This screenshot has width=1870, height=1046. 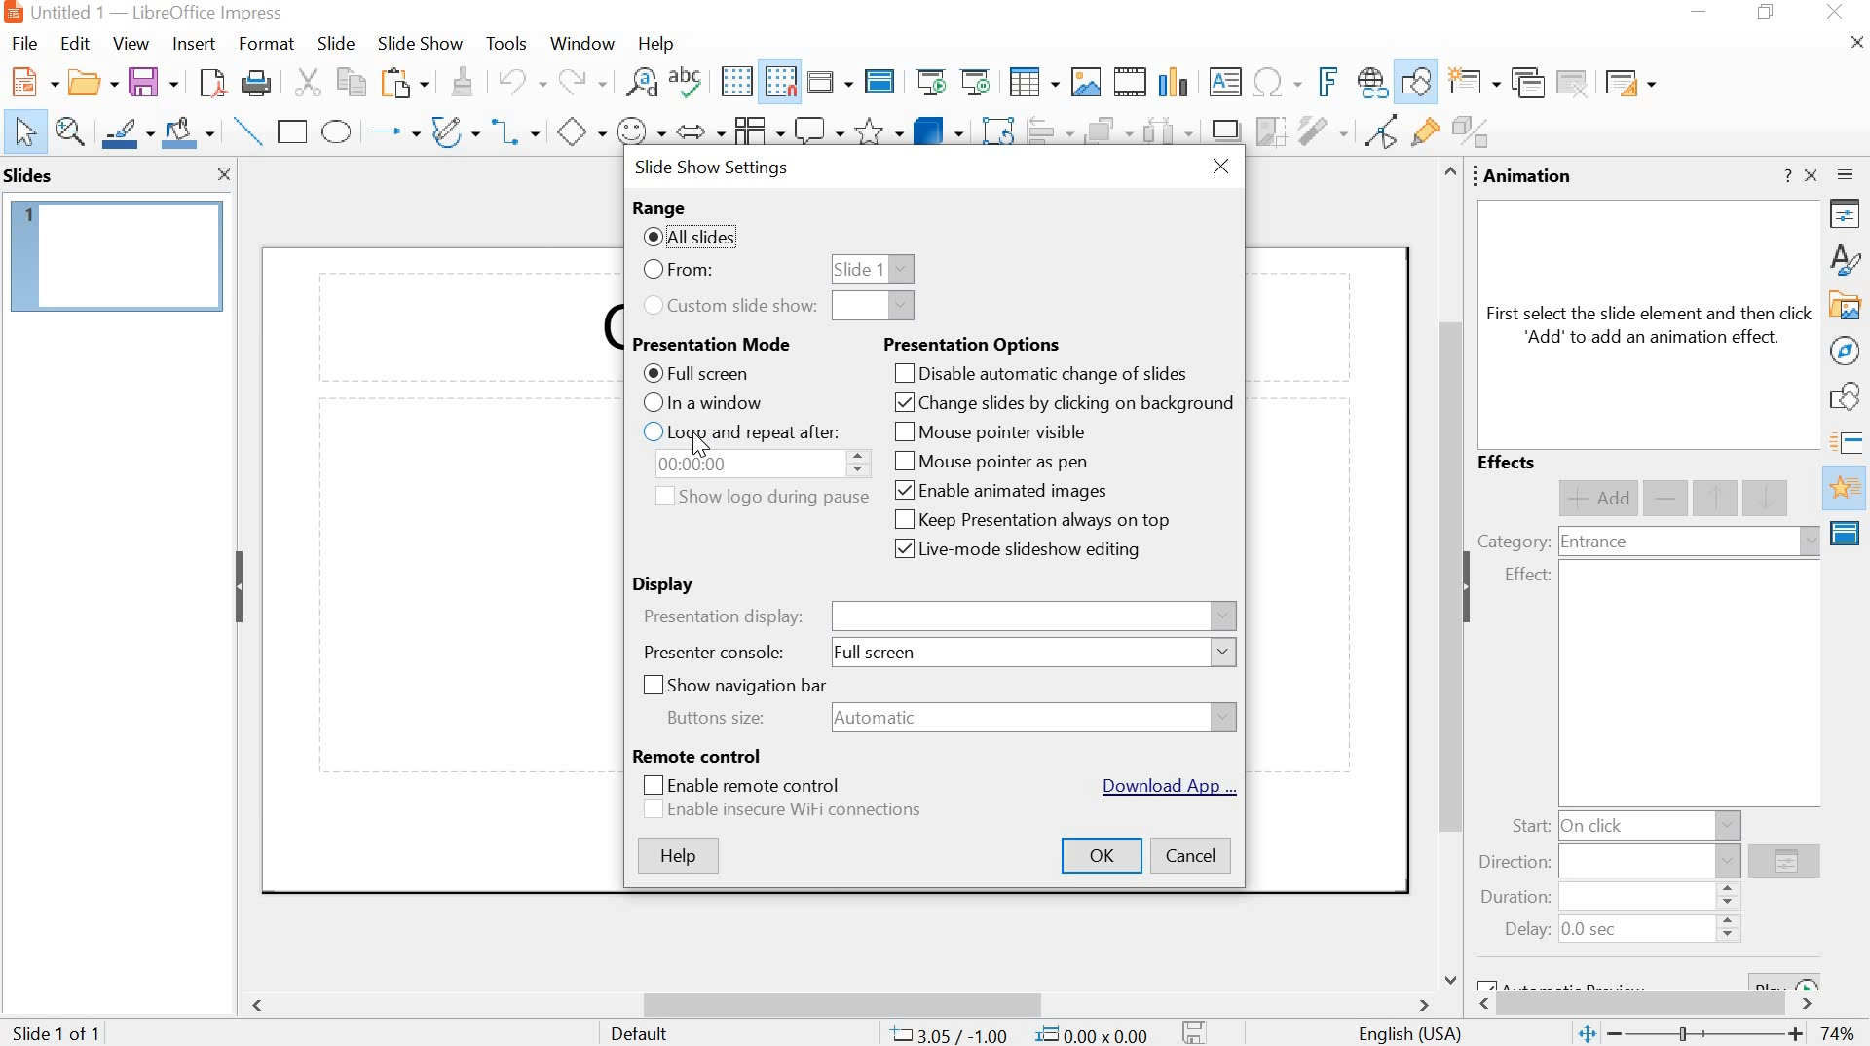 I want to click on remote control, so click(x=698, y=756).